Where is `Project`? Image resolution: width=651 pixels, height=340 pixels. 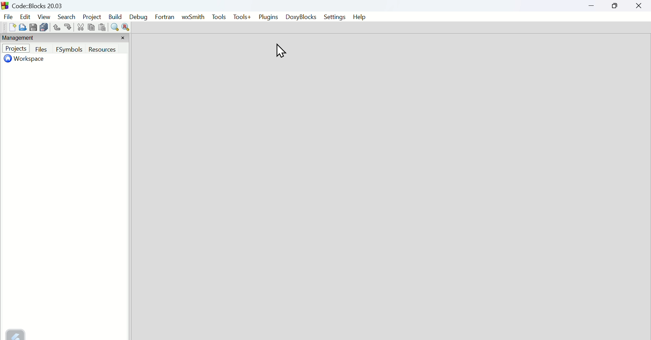 Project is located at coordinates (92, 17).